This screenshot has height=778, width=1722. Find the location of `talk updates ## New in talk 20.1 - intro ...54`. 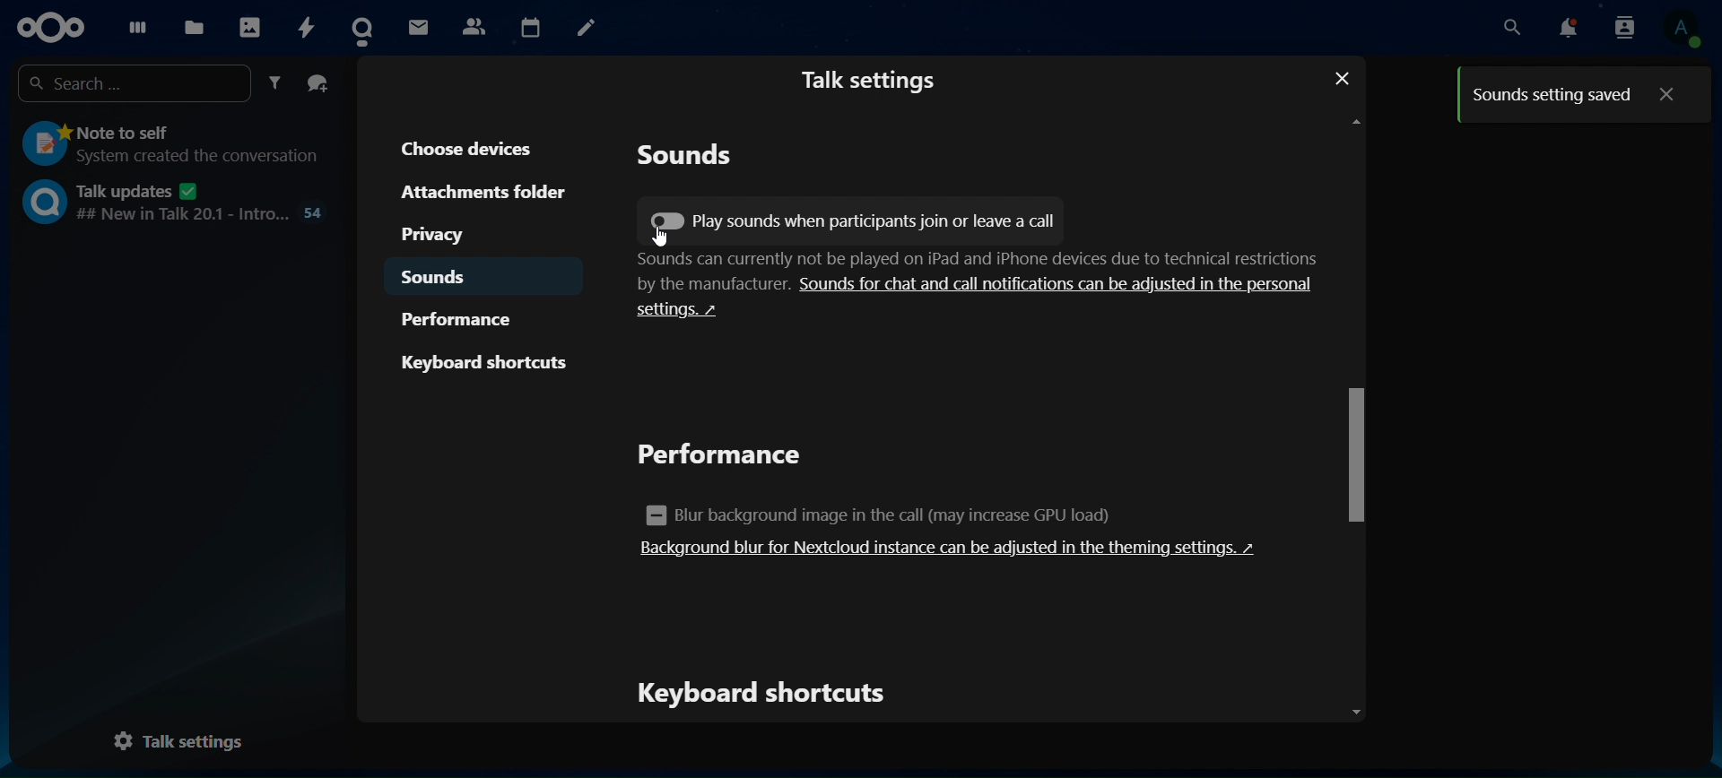

talk updates ## New in talk 20.1 - intro ...54 is located at coordinates (174, 201).